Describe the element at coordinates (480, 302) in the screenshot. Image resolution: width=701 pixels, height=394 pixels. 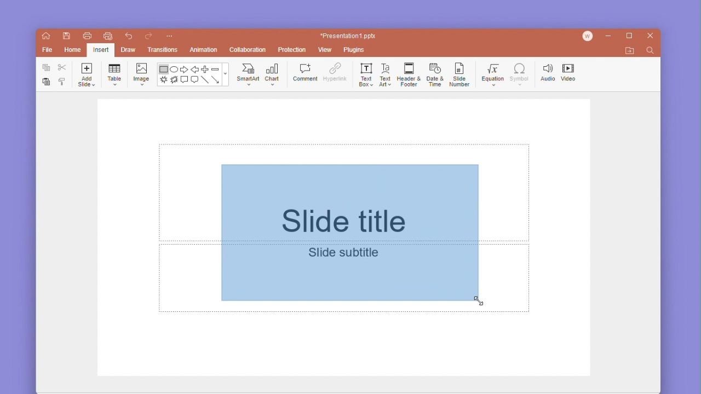
I see `cursor` at that location.